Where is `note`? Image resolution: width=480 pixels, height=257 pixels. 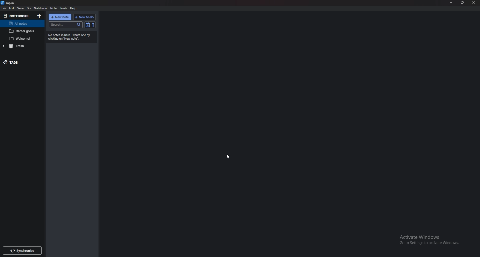
note is located at coordinates (21, 38).